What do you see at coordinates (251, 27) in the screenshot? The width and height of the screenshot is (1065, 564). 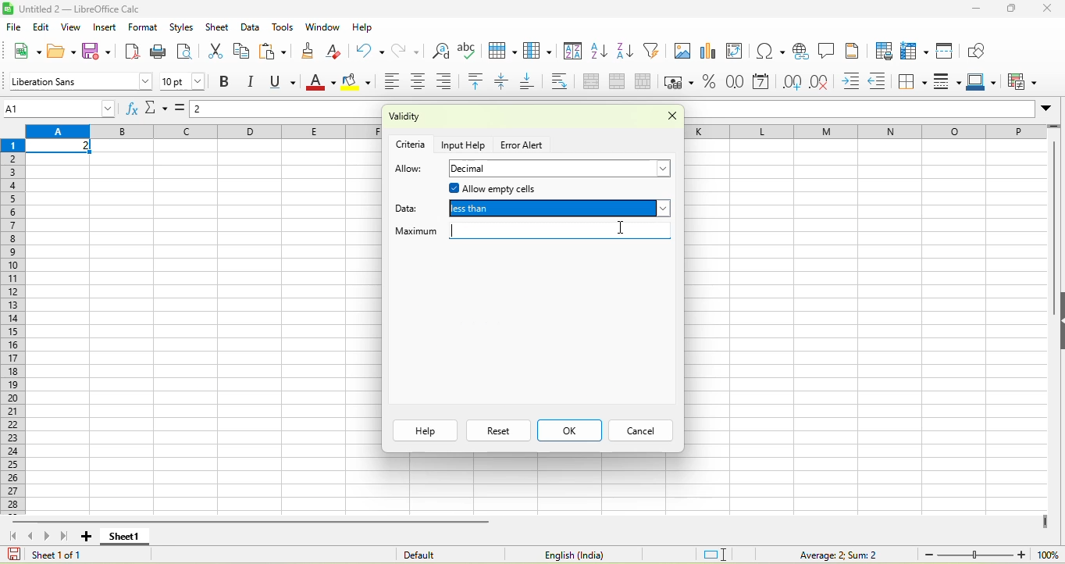 I see `data` at bounding box center [251, 27].